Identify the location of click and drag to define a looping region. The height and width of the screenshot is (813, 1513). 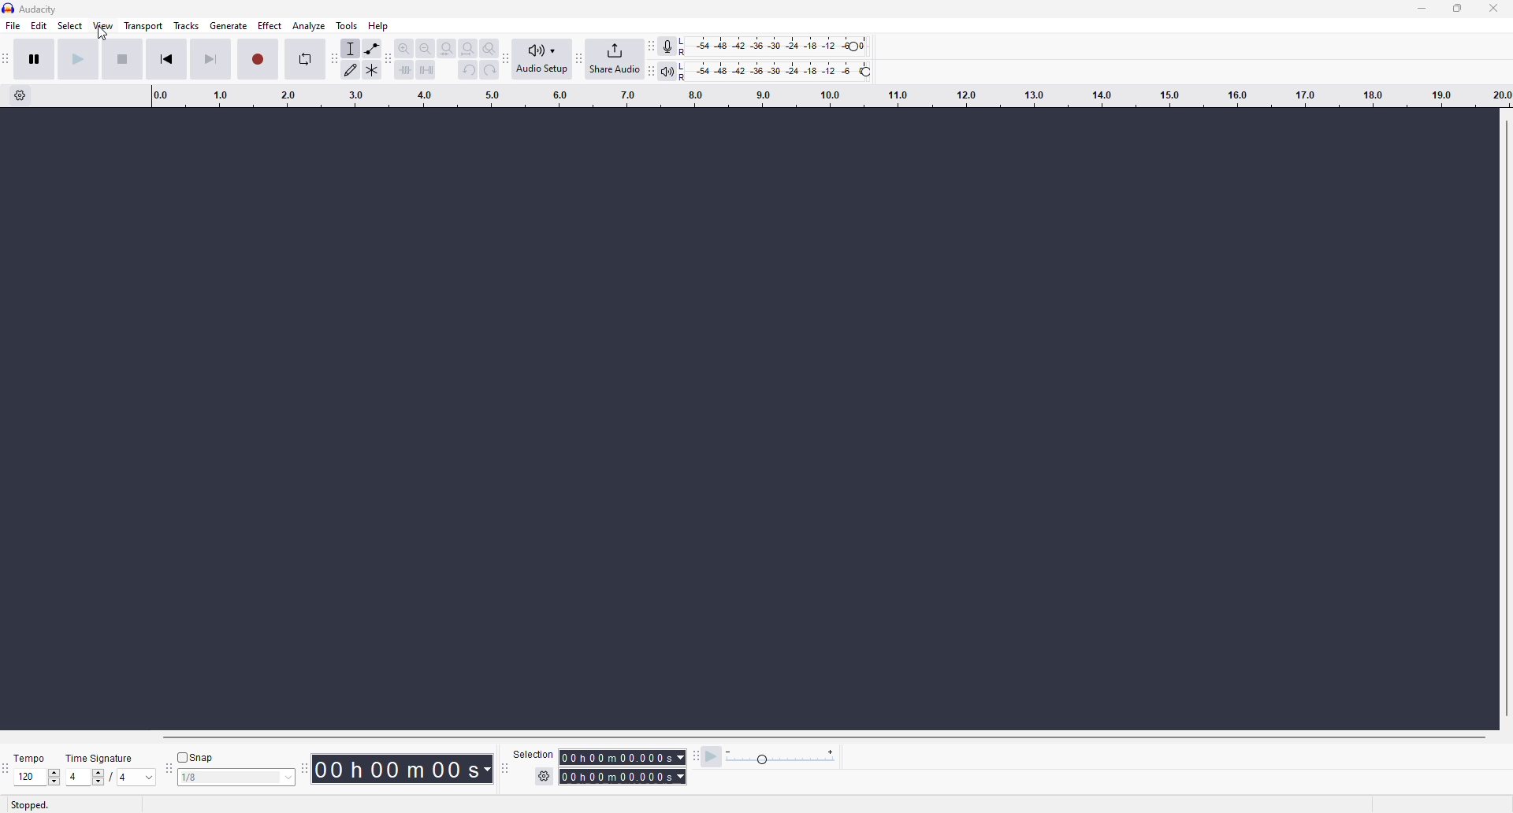
(830, 98).